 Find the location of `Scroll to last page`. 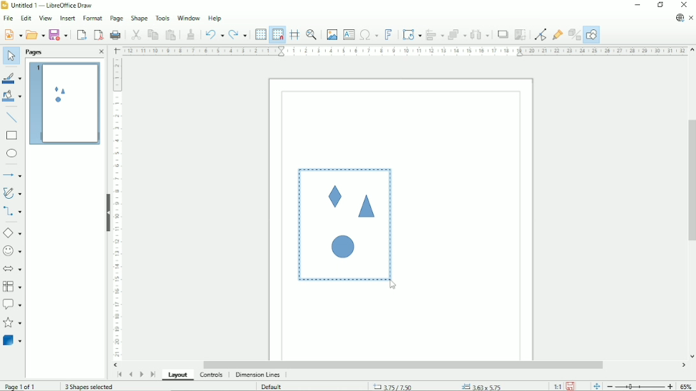

Scroll to last page is located at coordinates (153, 374).